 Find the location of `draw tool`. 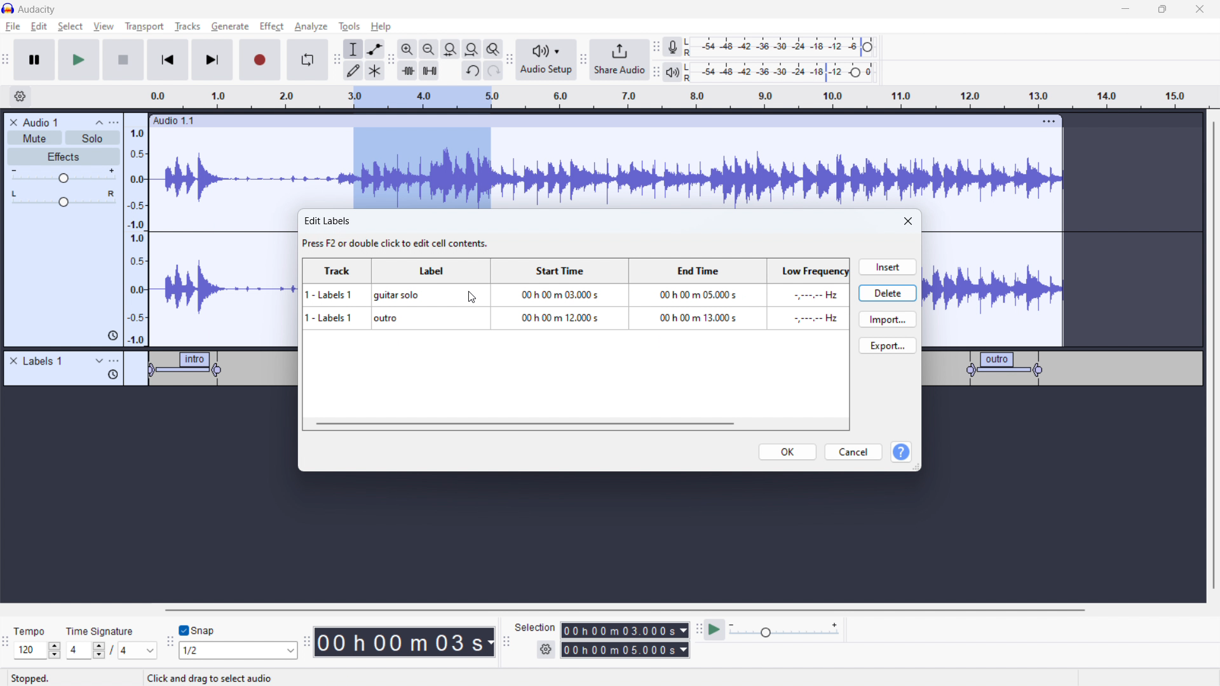

draw tool is located at coordinates (353, 70).